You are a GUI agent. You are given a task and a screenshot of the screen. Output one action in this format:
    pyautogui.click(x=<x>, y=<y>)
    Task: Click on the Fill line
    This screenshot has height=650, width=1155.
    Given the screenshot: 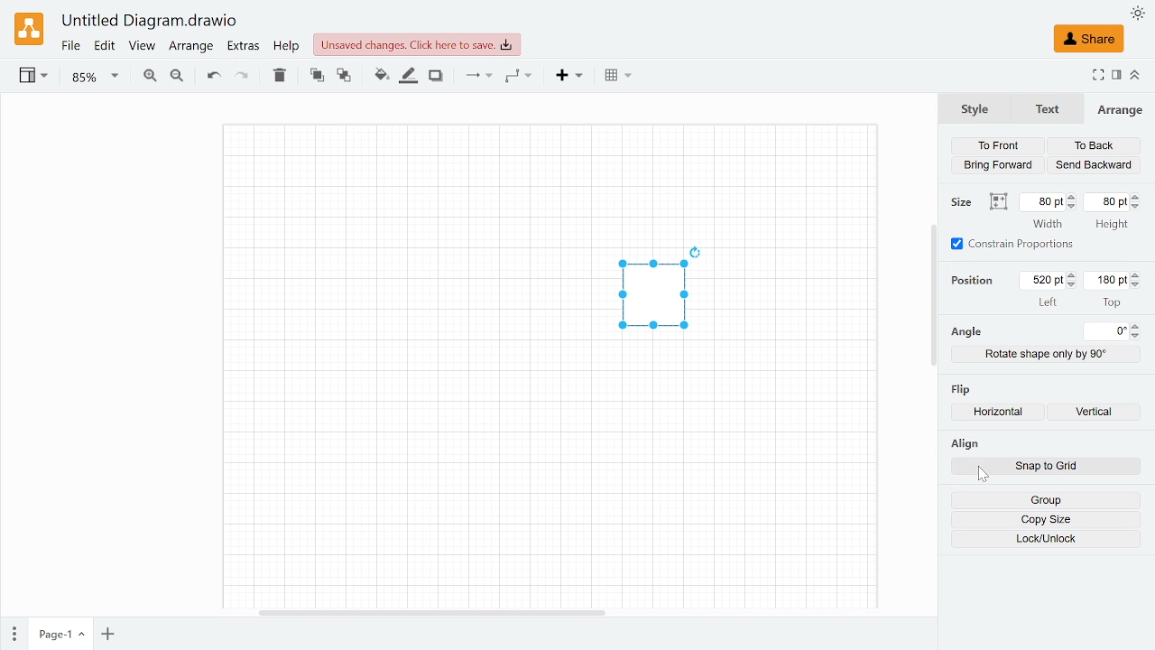 What is the action you would take?
    pyautogui.click(x=410, y=76)
    